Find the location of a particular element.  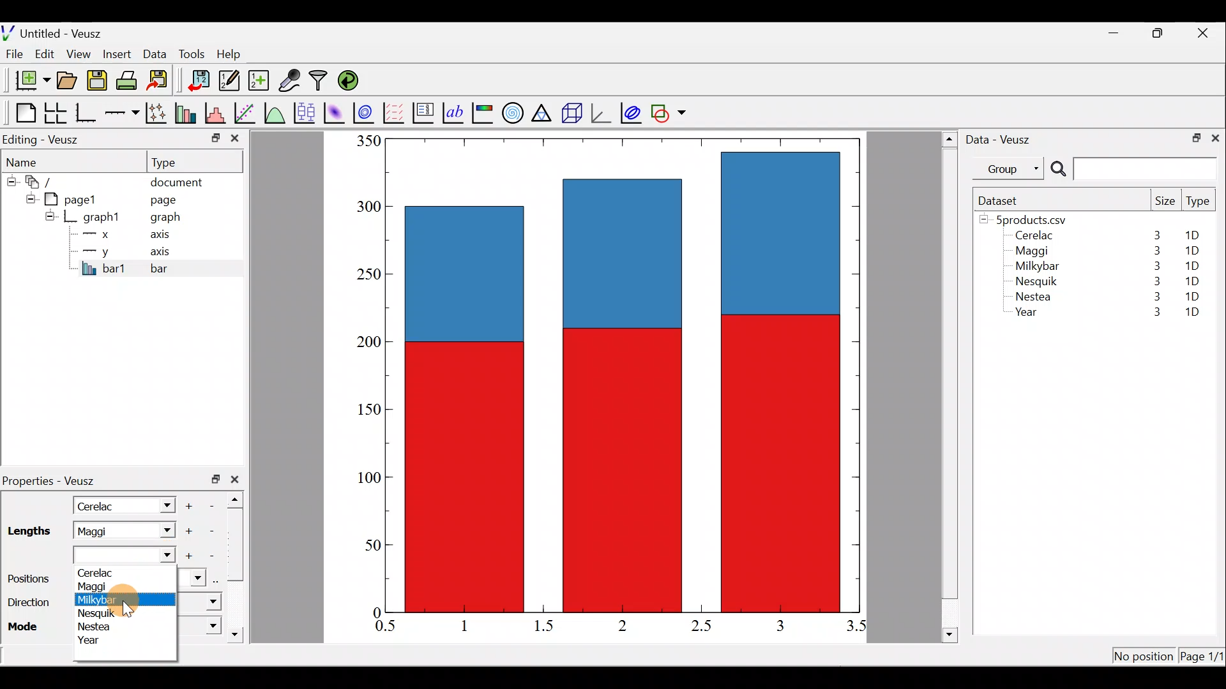

0.5 is located at coordinates (386, 628).